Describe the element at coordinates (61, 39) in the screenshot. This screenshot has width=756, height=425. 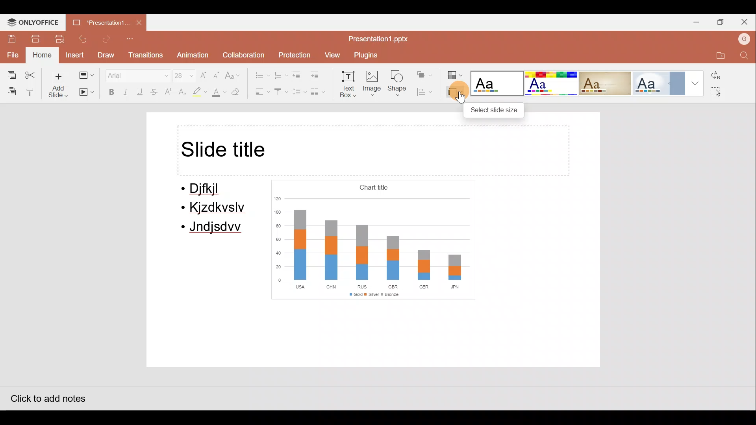
I see `Quick print` at that location.